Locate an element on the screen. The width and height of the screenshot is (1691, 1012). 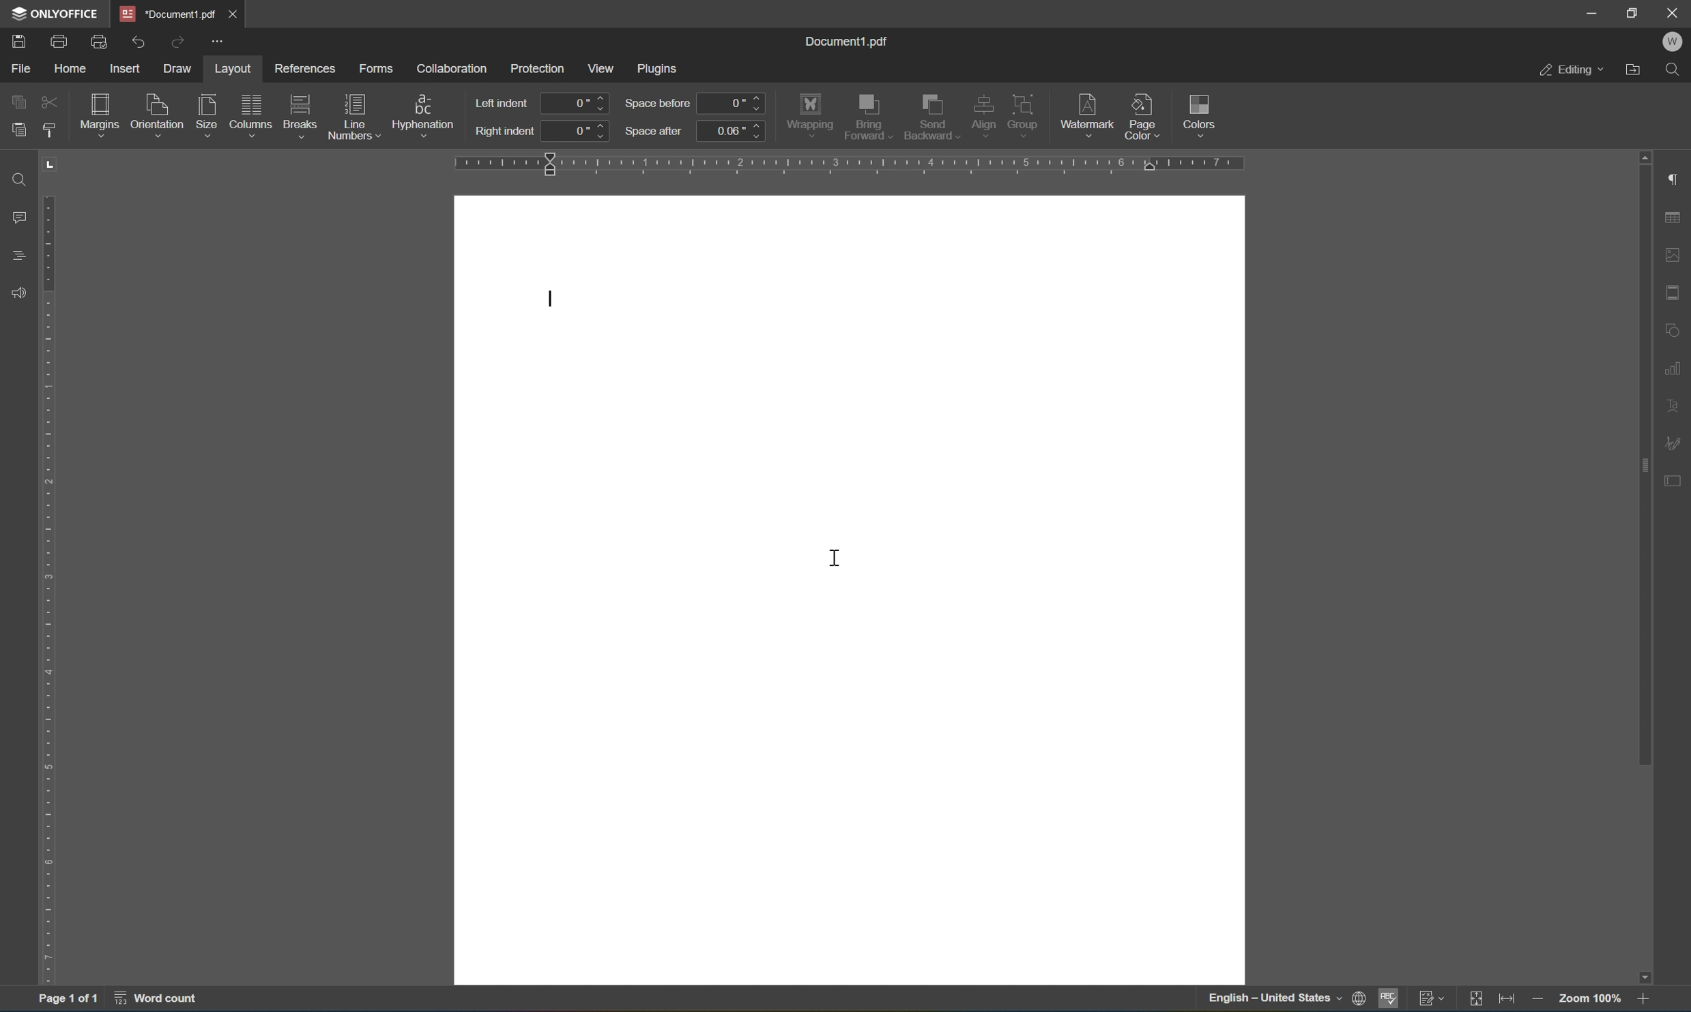
bring forward is located at coordinates (868, 117).